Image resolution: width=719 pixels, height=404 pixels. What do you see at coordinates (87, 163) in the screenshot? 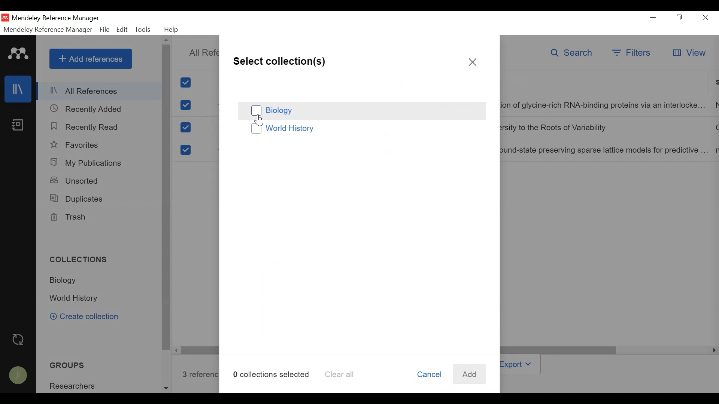
I see `My Publications` at bounding box center [87, 163].